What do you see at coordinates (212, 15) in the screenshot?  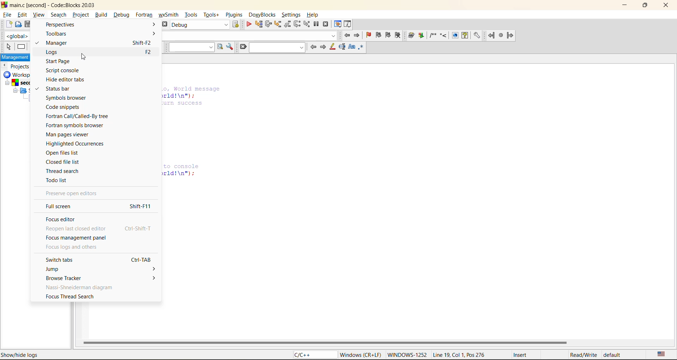 I see `tools+` at bounding box center [212, 15].